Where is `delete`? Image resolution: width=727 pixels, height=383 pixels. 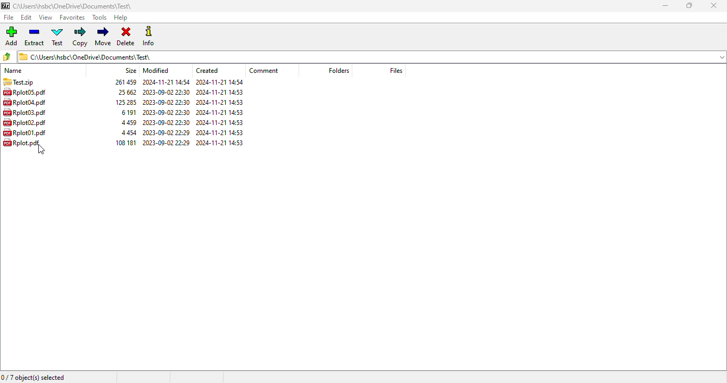 delete is located at coordinates (126, 37).